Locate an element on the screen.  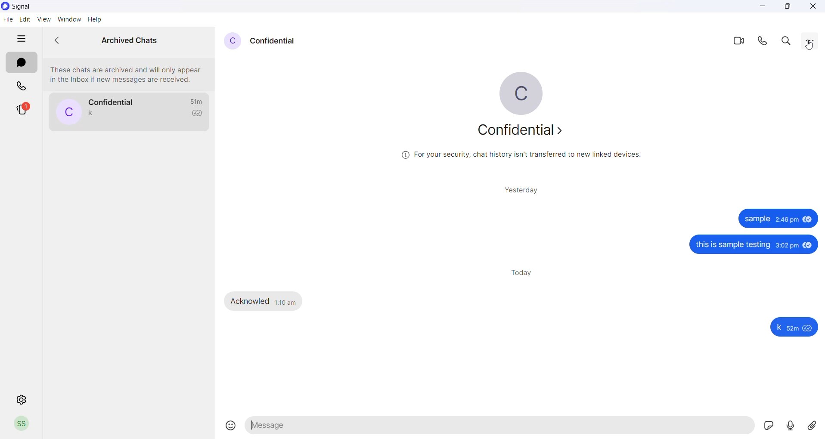
profile picture is located at coordinates (522, 93).